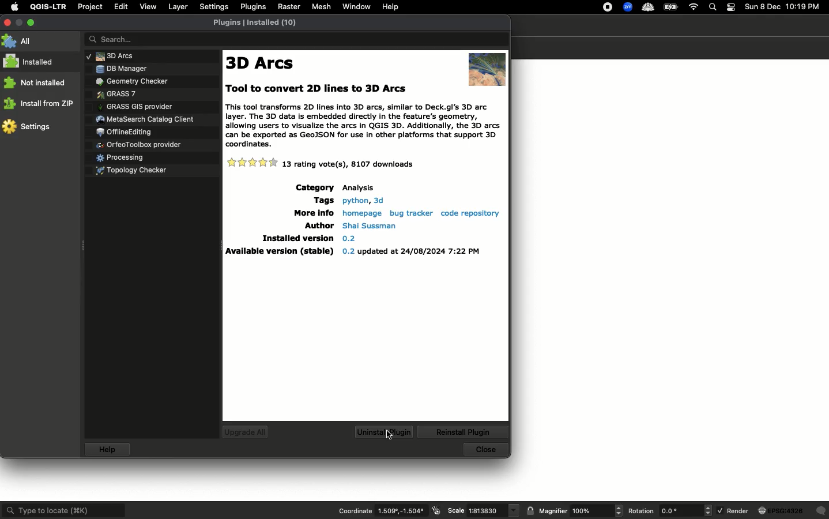 The height and width of the screenshot is (519, 829). I want to click on Plugins, so click(146, 117).